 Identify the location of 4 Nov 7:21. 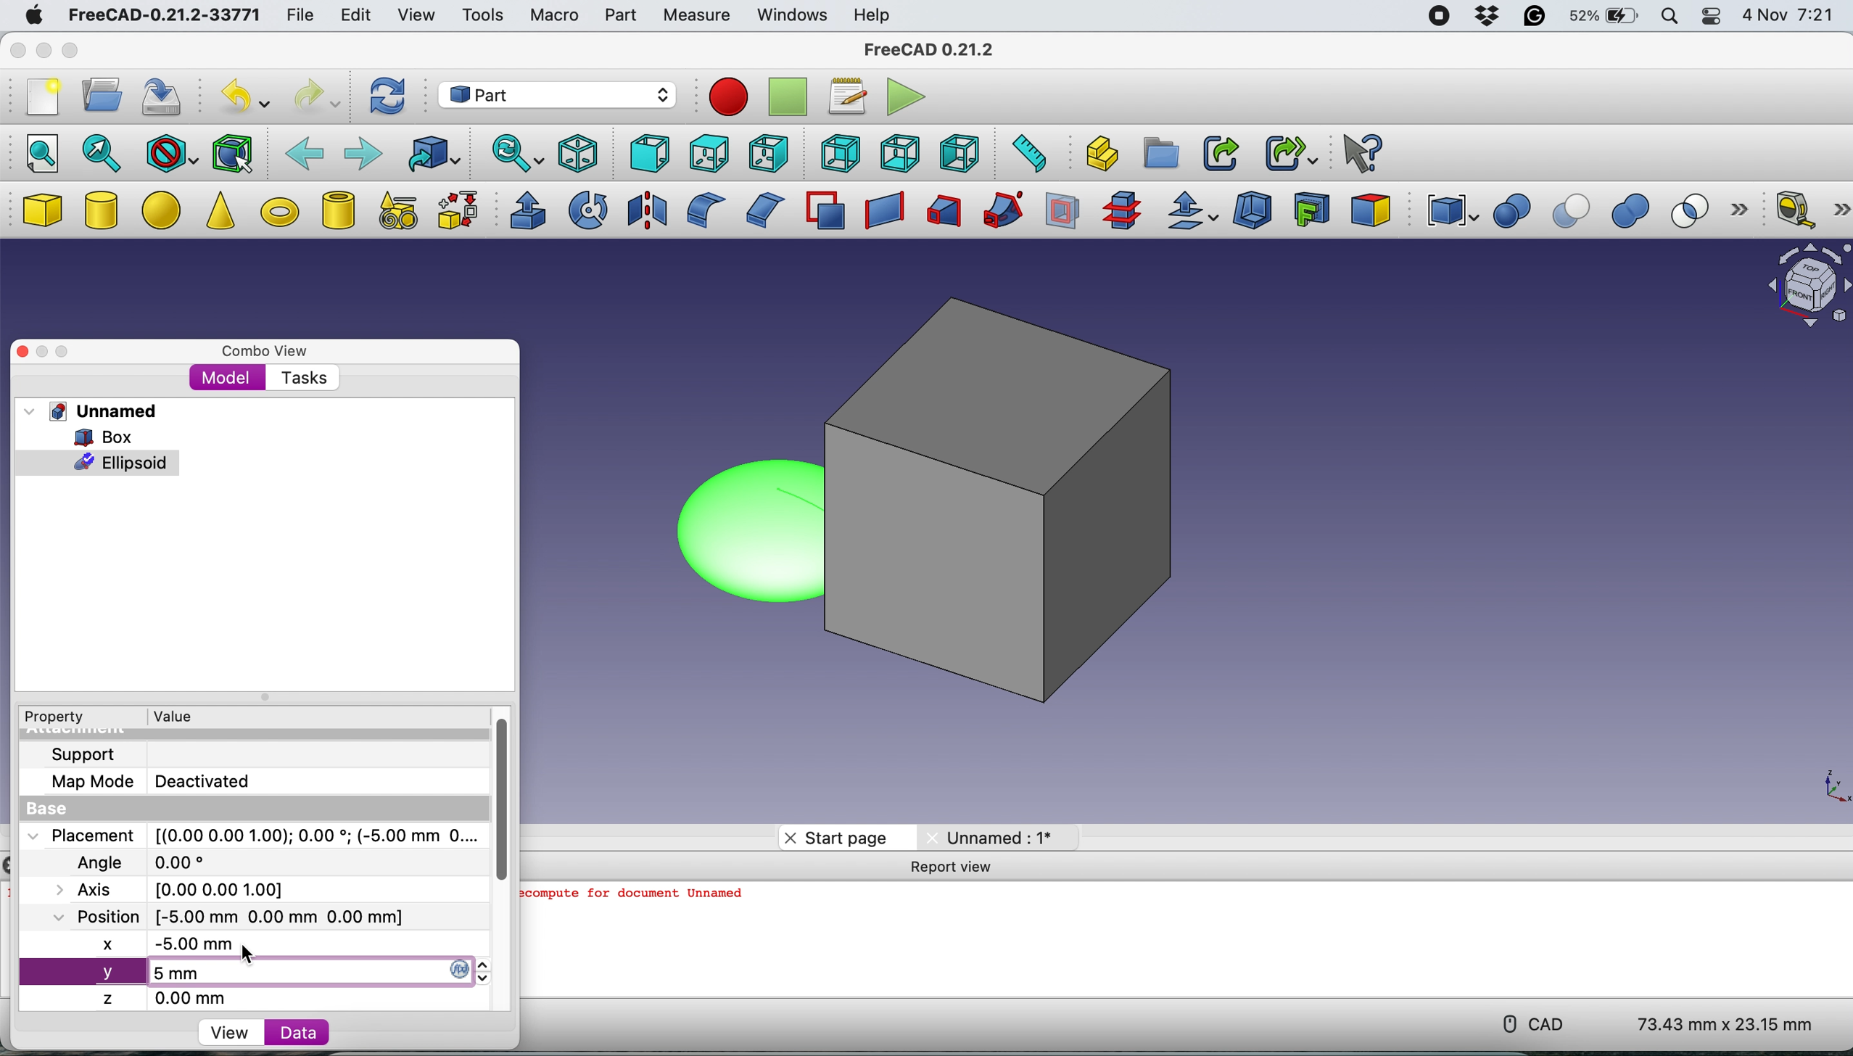
(1791, 18).